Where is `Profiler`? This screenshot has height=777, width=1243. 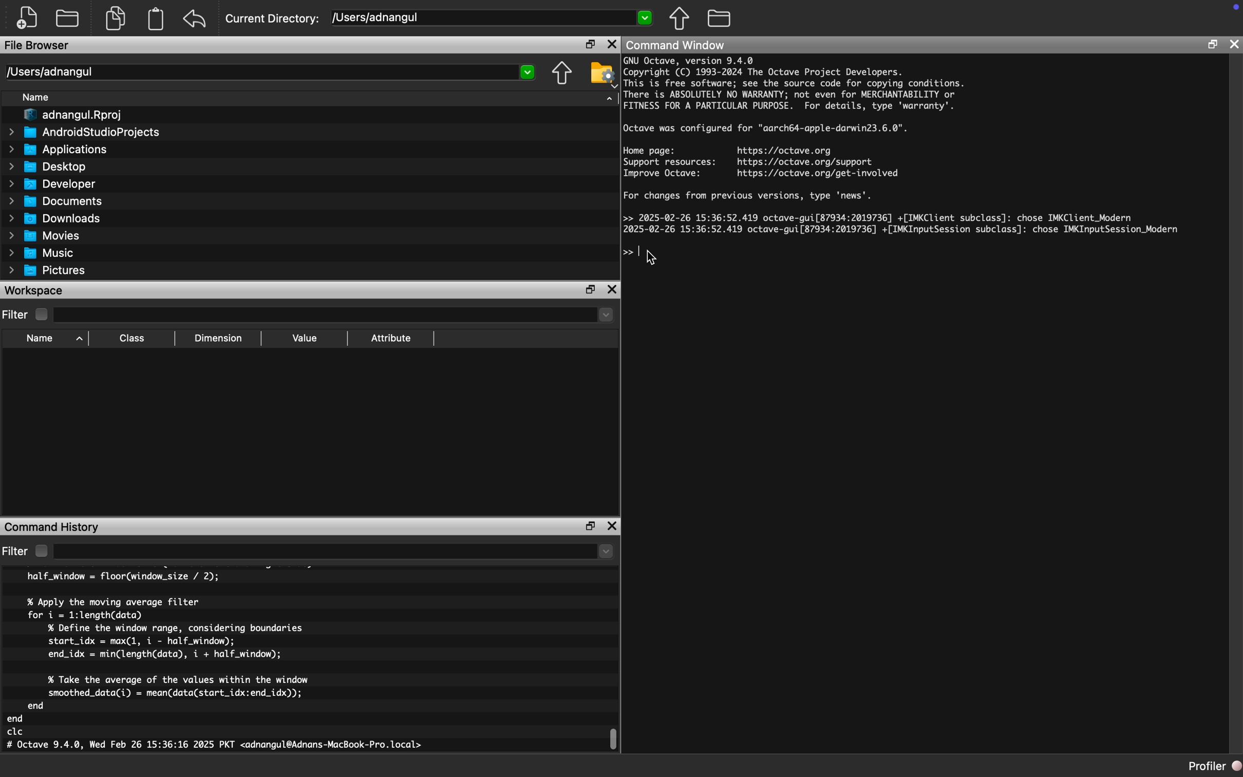 Profiler is located at coordinates (1213, 766).